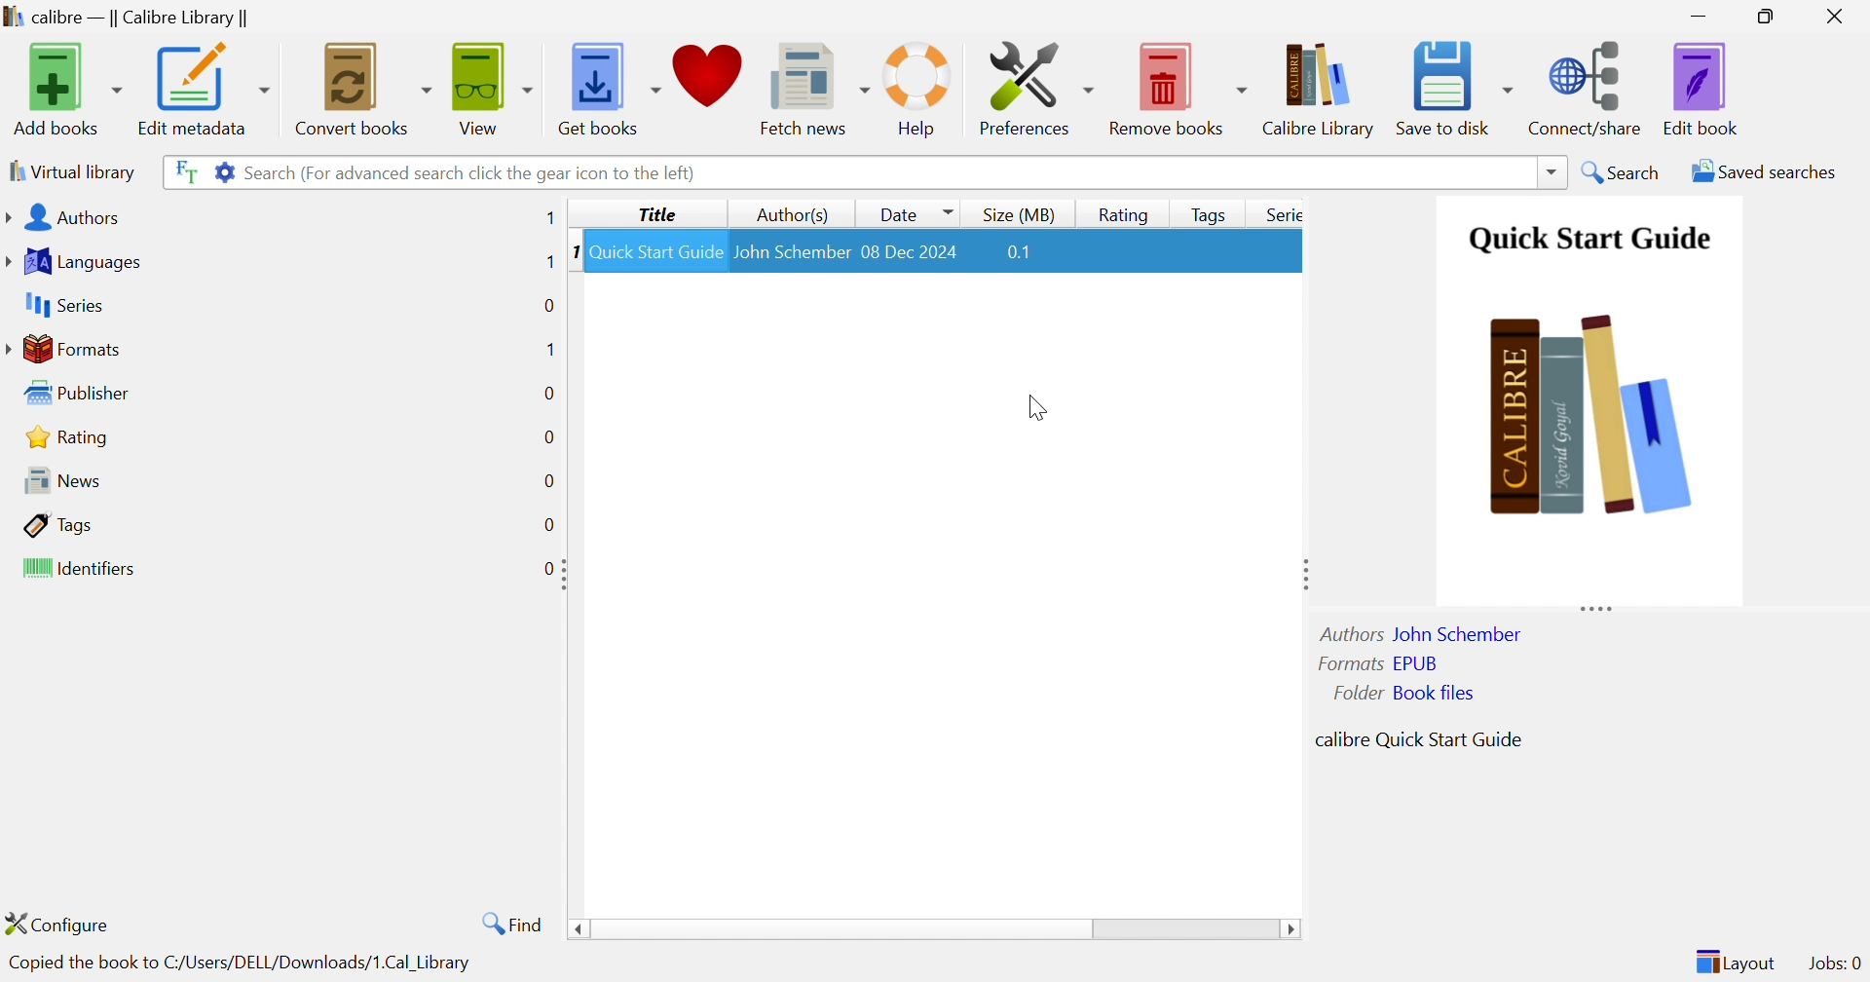 This screenshot has height=982, width=1870. Describe the element at coordinates (546, 479) in the screenshot. I see `0` at that location.